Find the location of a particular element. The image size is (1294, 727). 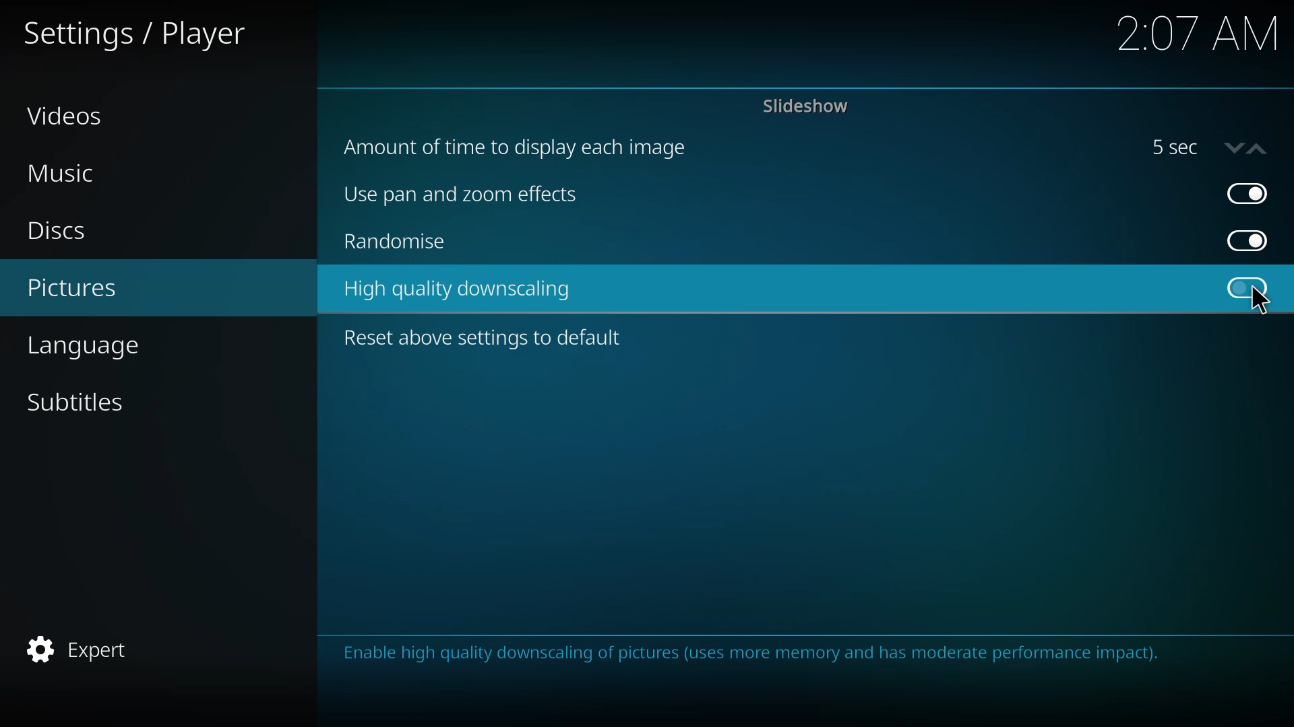

slideshow is located at coordinates (807, 106).